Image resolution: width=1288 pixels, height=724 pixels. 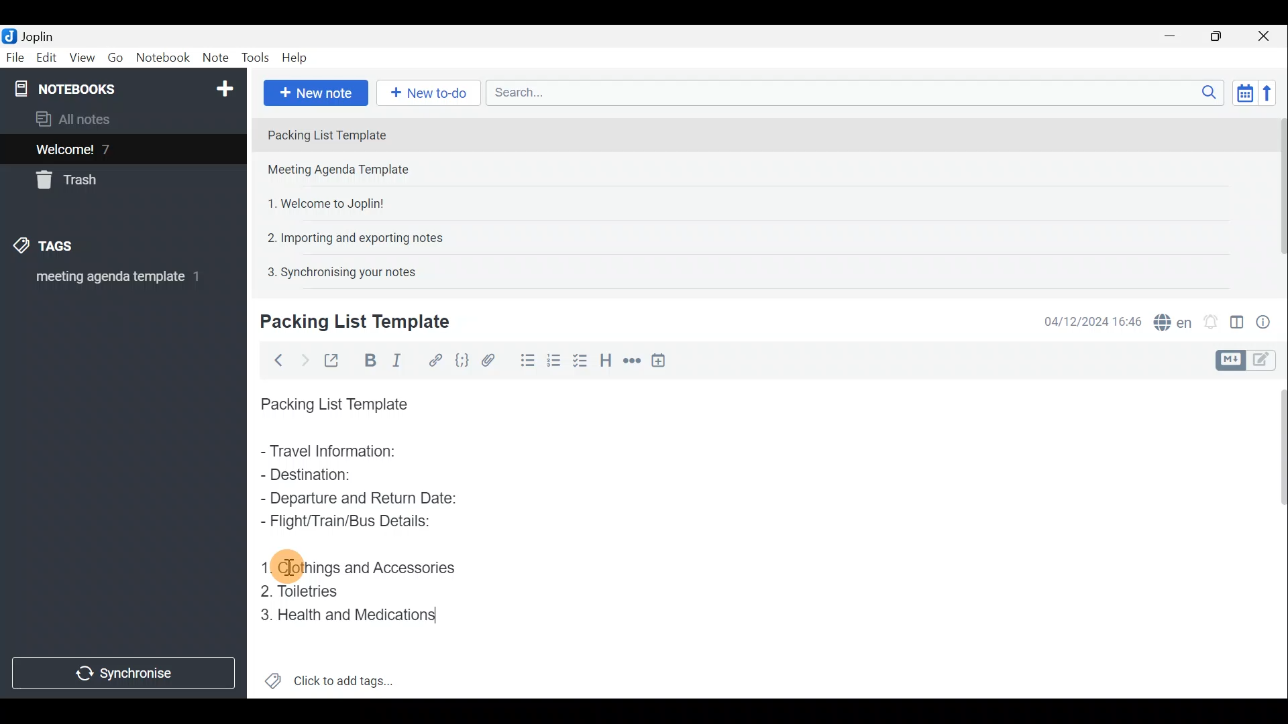 I want to click on Tags, so click(x=65, y=248).